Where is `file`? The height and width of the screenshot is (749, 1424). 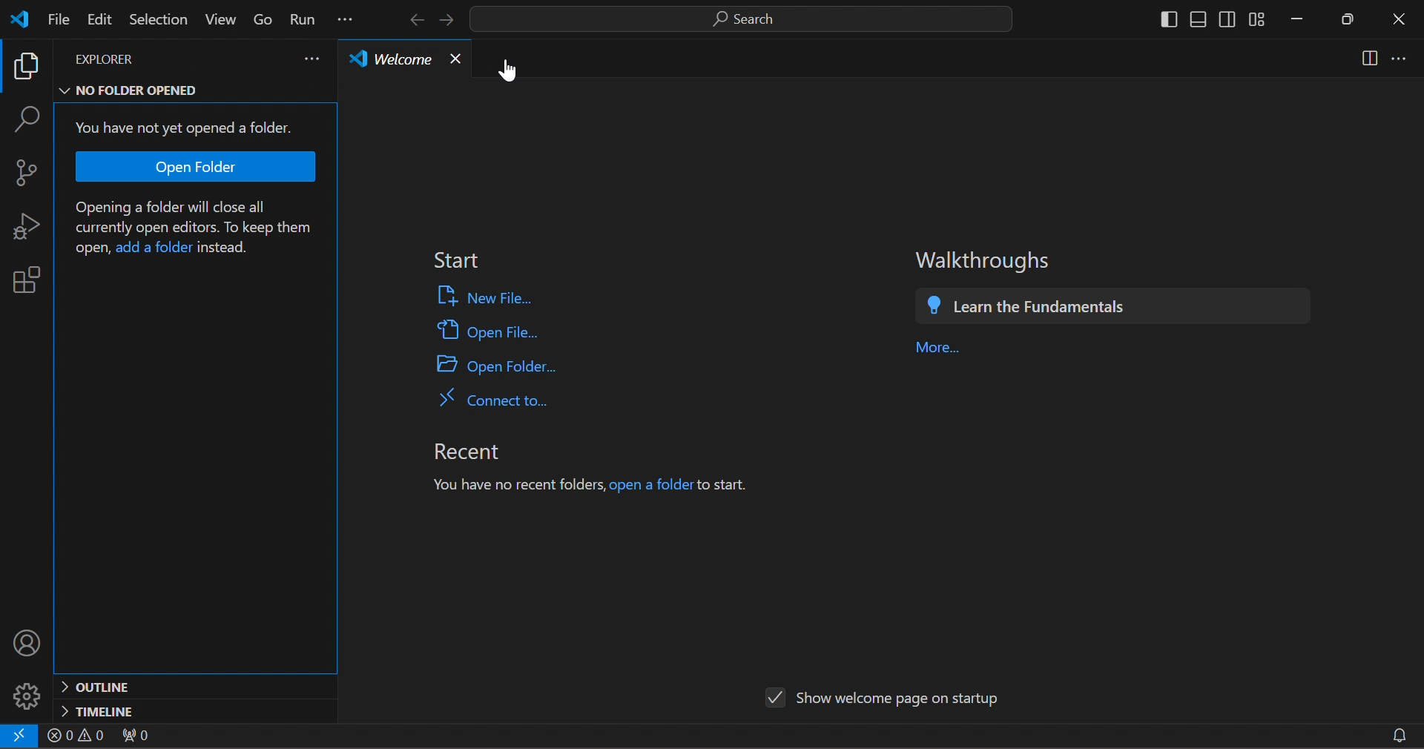
file is located at coordinates (57, 21).